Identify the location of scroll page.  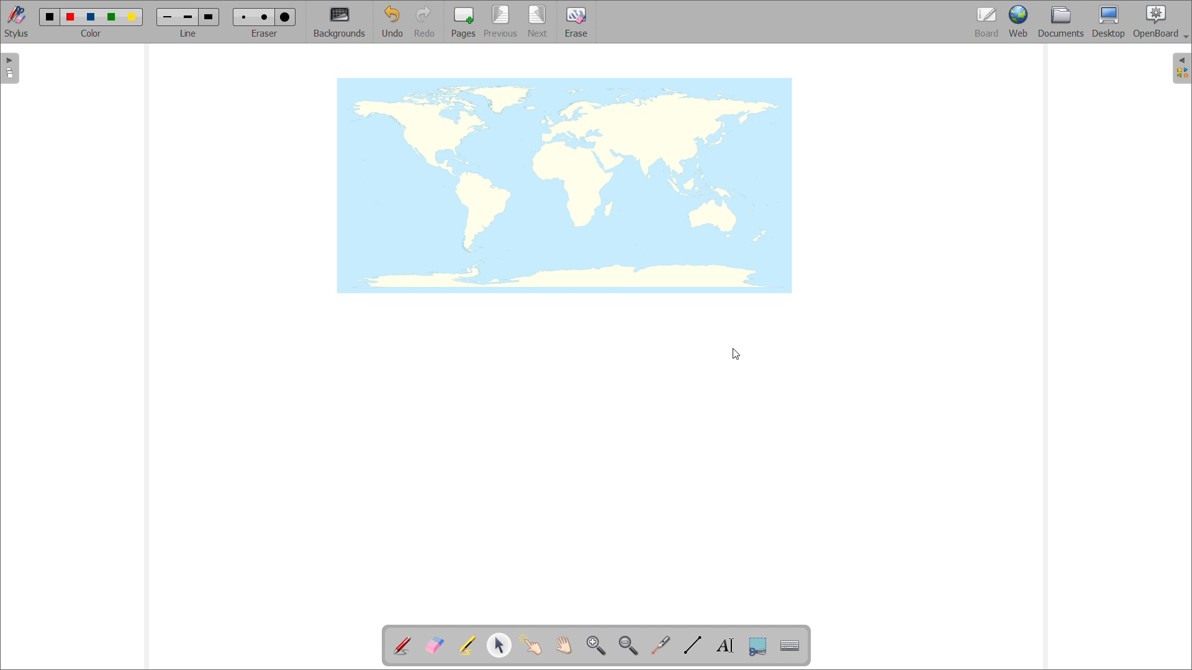
(564, 645).